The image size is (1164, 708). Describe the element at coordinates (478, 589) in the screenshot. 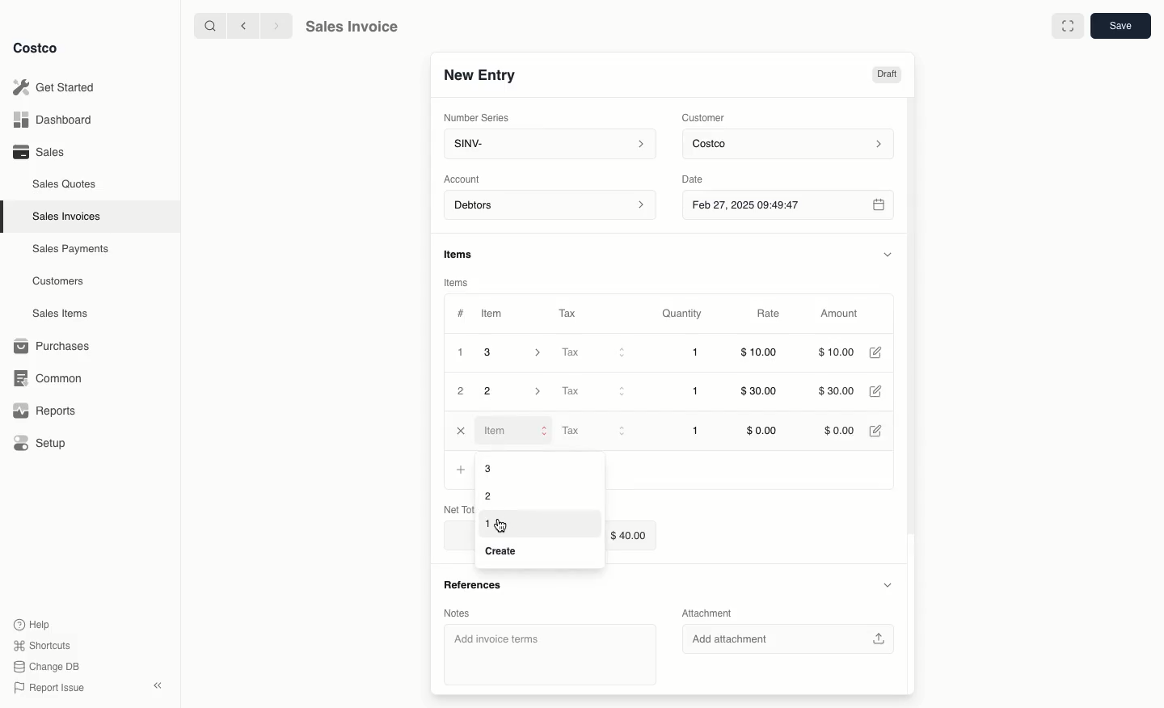

I see `References` at that location.